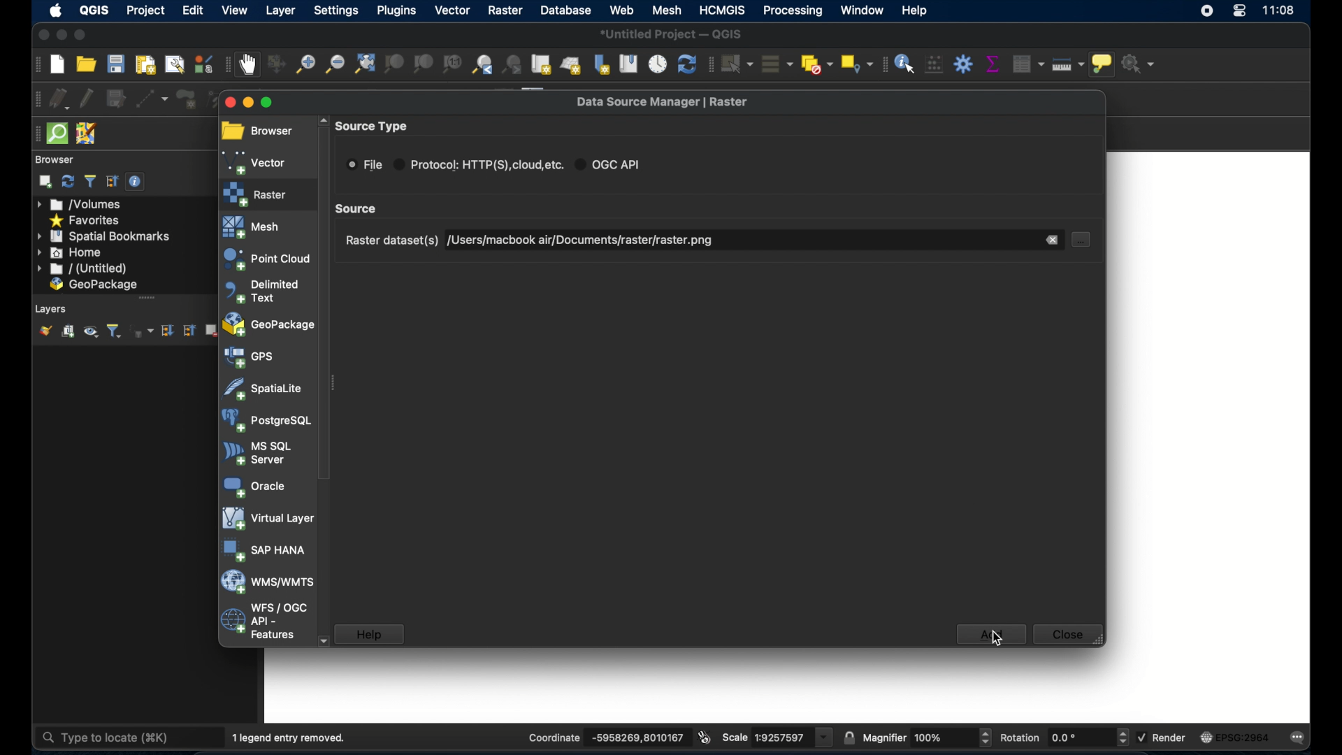 Image resolution: width=1342 pixels, height=755 pixels. What do you see at coordinates (266, 259) in the screenshot?
I see `point cloud` at bounding box center [266, 259].